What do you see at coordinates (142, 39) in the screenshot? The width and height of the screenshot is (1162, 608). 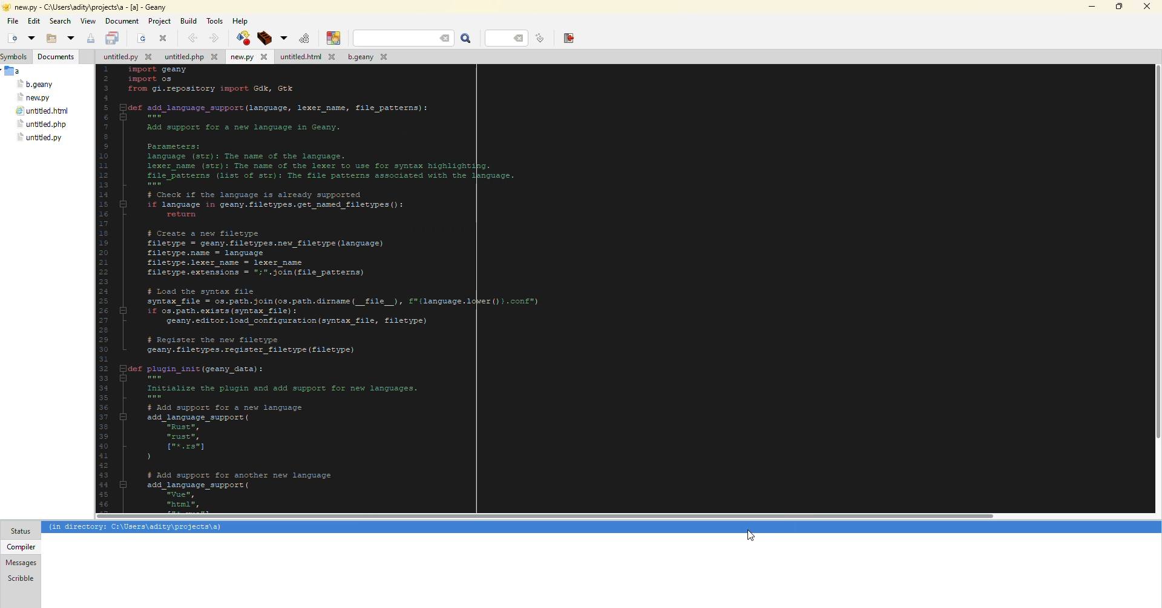 I see `open` at bounding box center [142, 39].